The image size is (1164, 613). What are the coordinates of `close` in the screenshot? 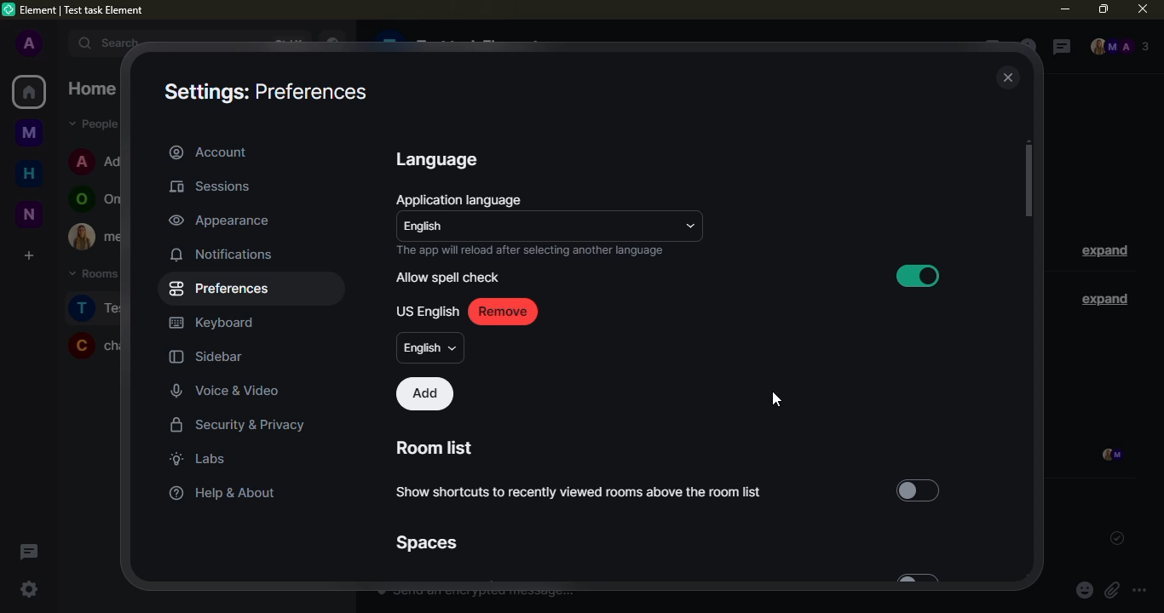 It's located at (1009, 78).